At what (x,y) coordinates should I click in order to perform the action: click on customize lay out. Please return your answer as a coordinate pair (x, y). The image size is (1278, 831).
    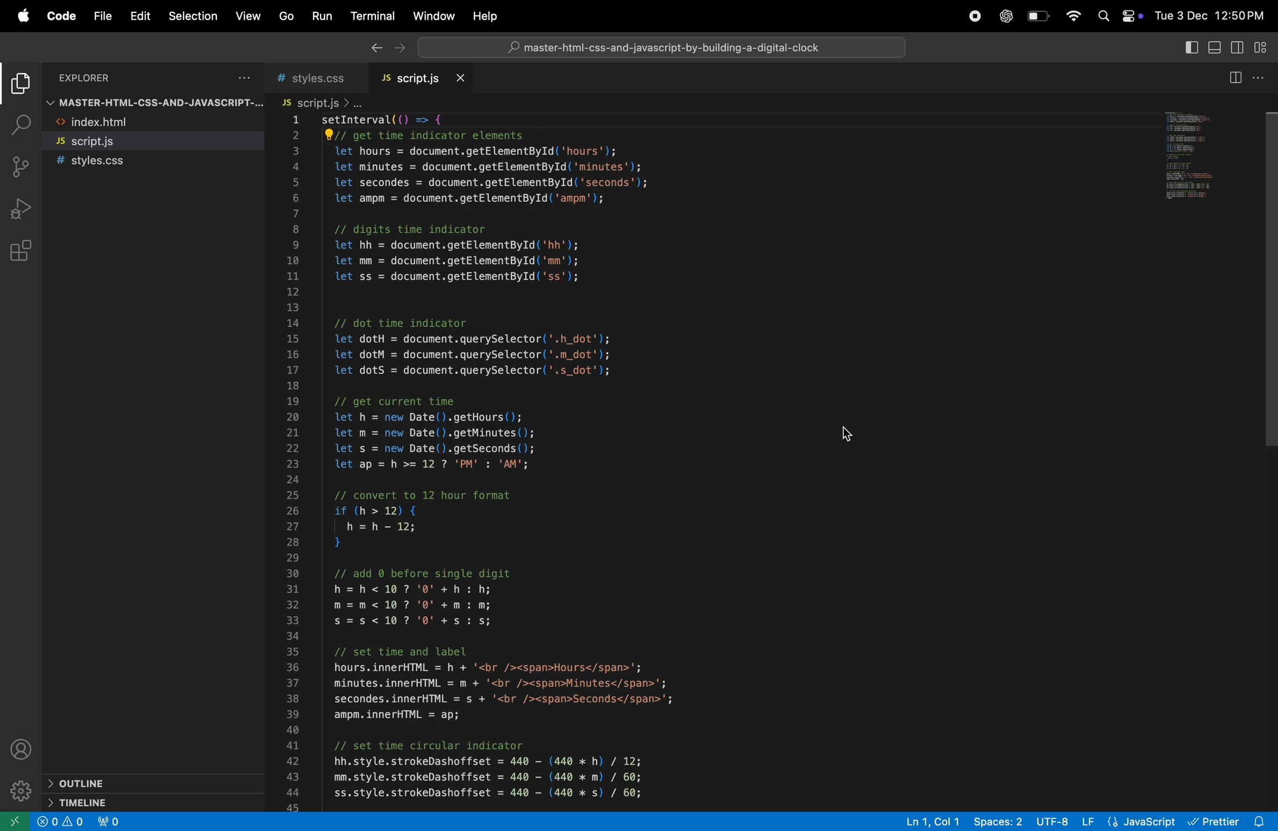
    Looking at the image, I should click on (1263, 46).